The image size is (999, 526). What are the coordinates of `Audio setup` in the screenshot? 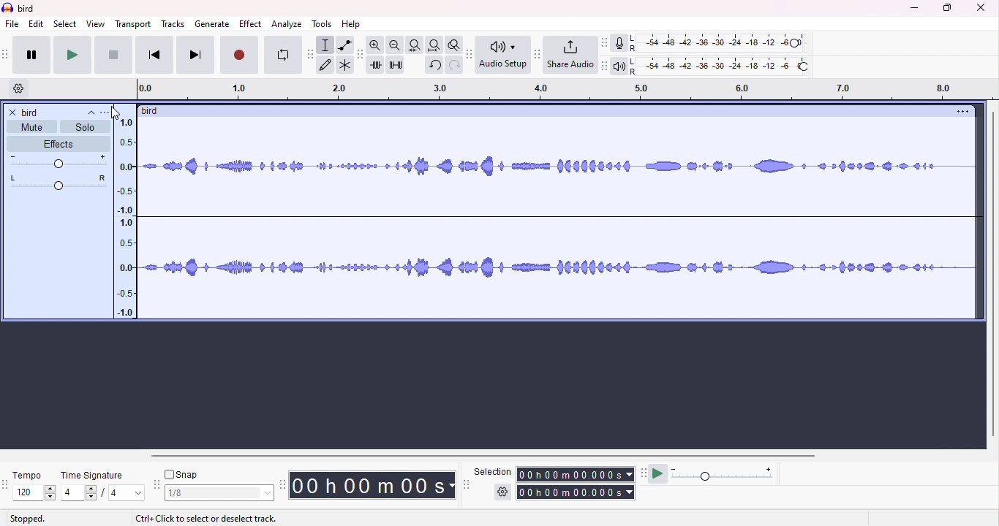 It's located at (504, 53).